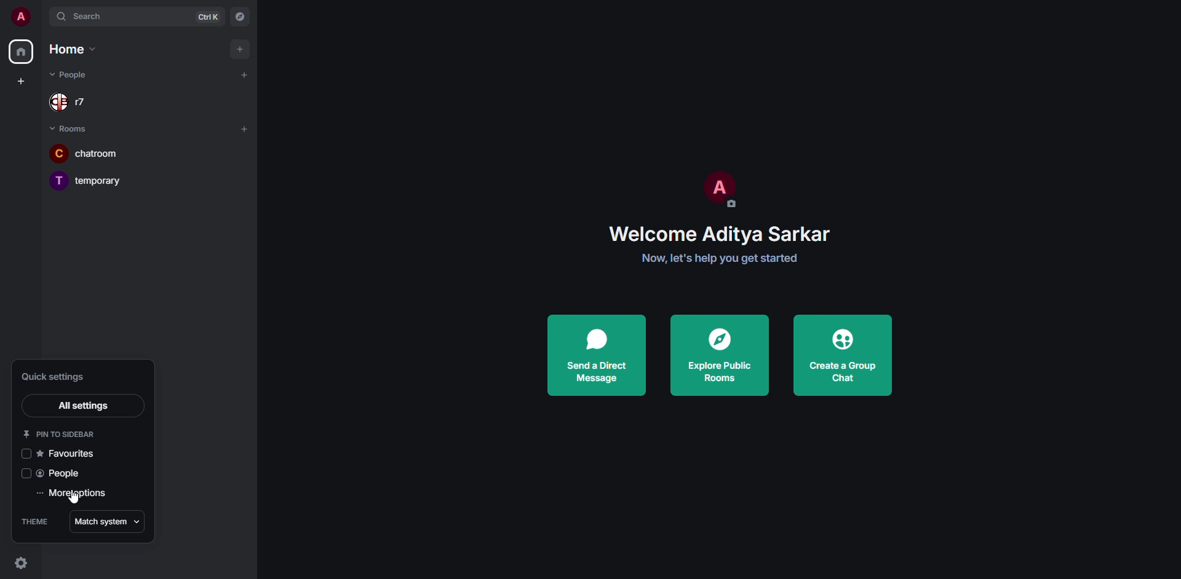  What do you see at coordinates (74, 50) in the screenshot?
I see `home` at bounding box center [74, 50].